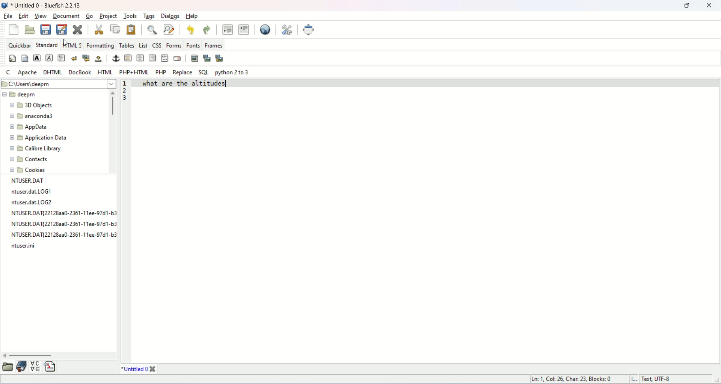 Image resolution: width=721 pixels, height=384 pixels. Describe the element at coordinates (130, 16) in the screenshot. I see `tools` at that location.